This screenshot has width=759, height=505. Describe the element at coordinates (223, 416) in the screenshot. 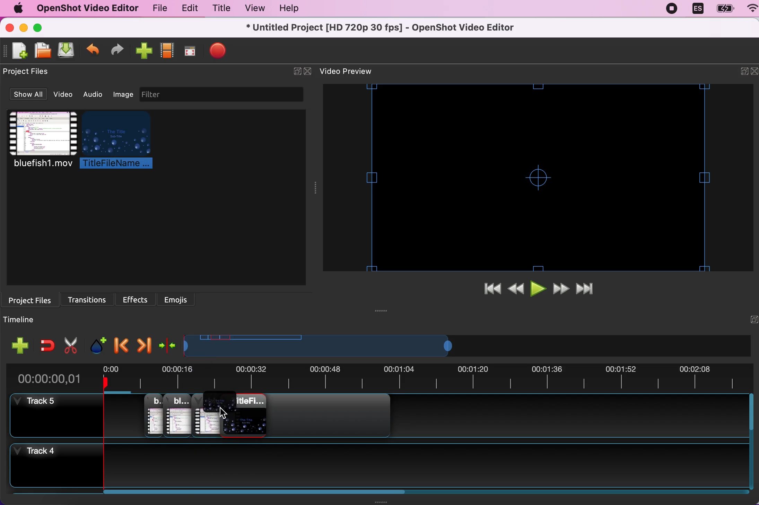

I see `cursor on track 5` at that location.